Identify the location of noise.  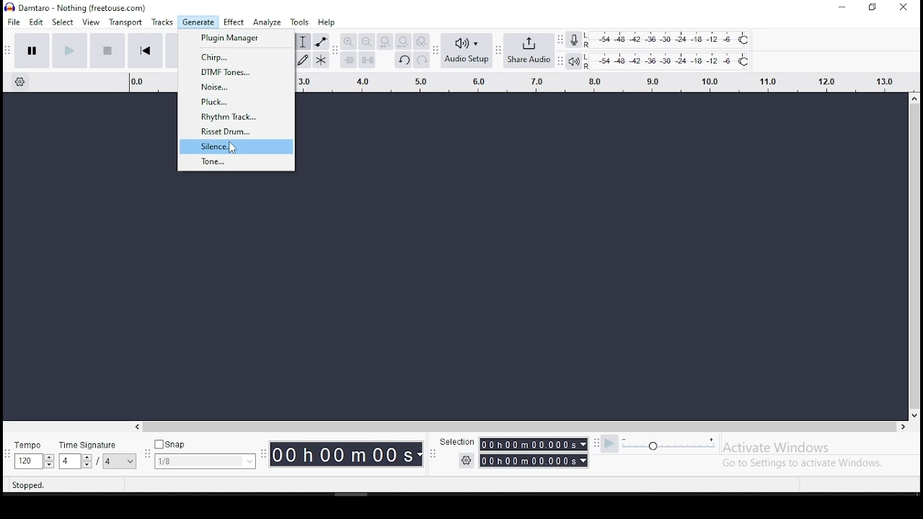
(238, 86).